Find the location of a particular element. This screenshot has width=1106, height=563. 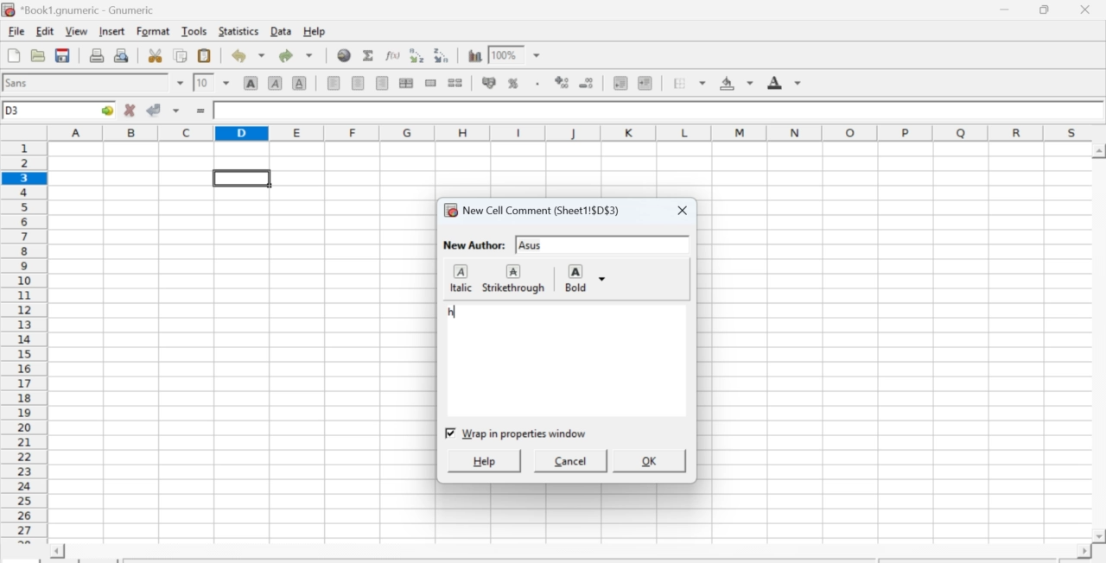

Statistics is located at coordinates (240, 31).